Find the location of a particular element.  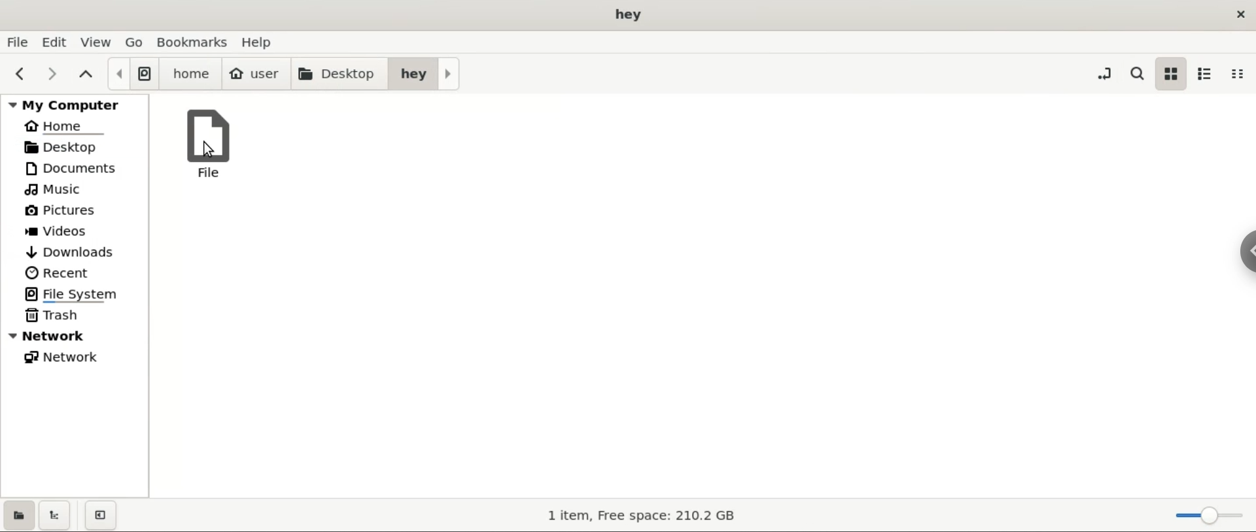

file system is located at coordinates (74, 294).